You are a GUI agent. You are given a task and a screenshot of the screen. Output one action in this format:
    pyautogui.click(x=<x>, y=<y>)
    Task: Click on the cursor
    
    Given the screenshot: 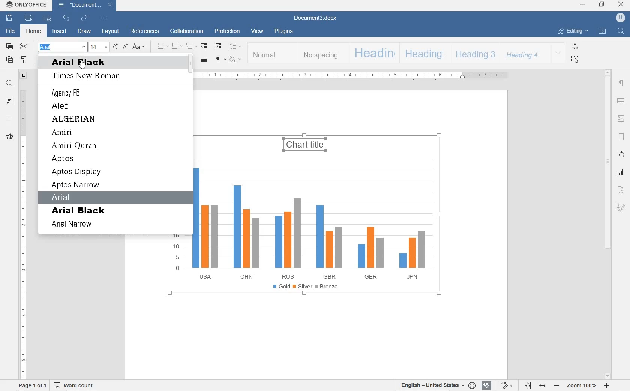 What is the action you would take?
    pyautogui.click(x=82, y=64)
    